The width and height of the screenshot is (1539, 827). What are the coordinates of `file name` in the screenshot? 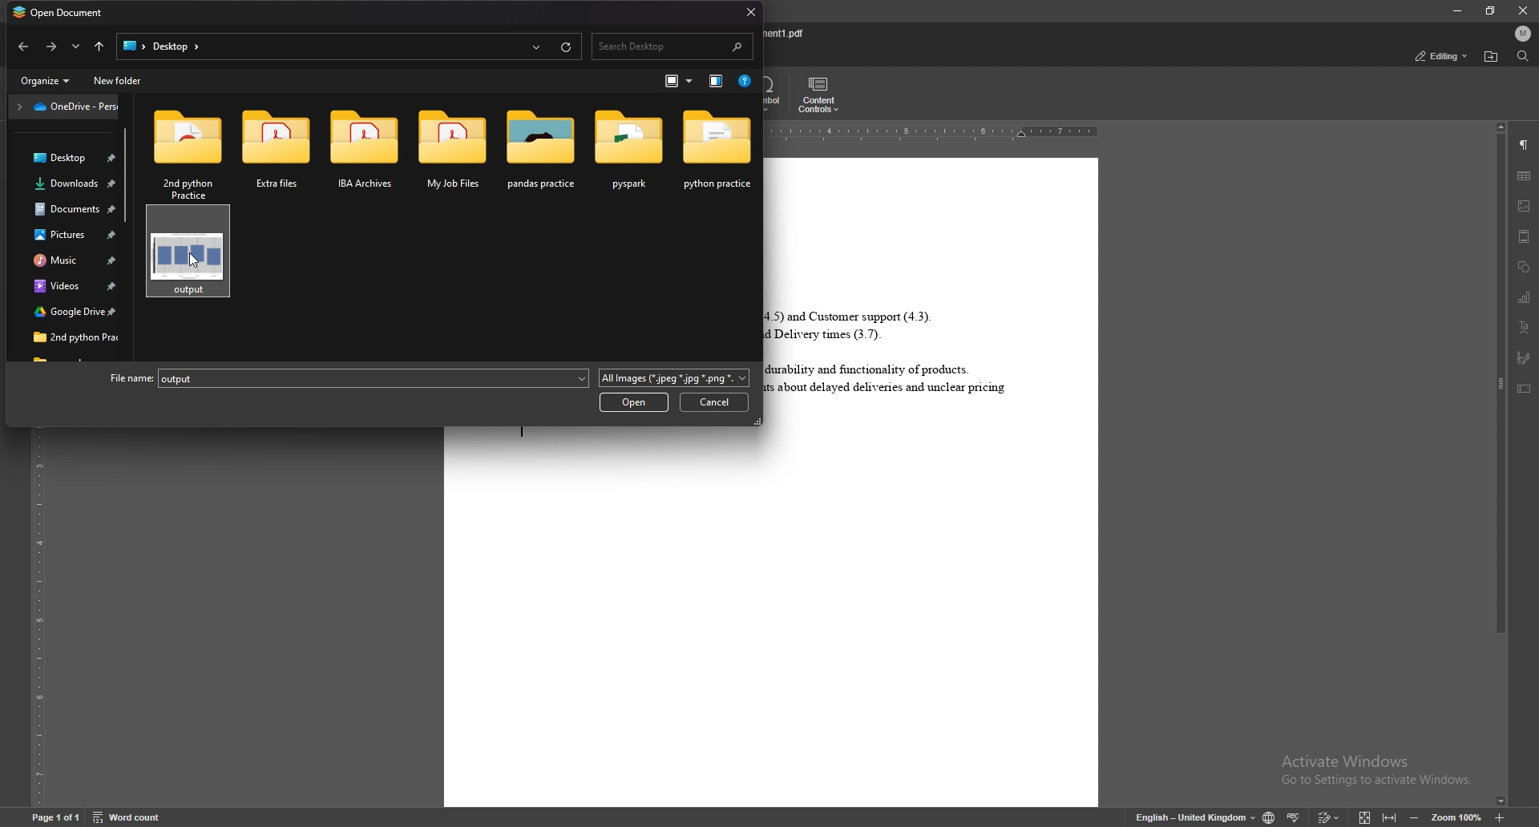 It's located at (786, 33).